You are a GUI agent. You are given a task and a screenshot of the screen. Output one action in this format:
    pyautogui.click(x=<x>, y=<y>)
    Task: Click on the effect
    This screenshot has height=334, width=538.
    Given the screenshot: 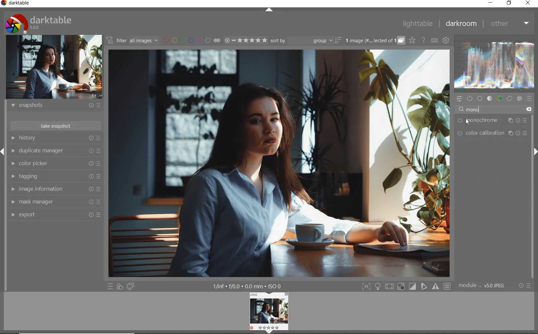 What is the action you would take?
    pyautogui.click(x=519, y=98)
    